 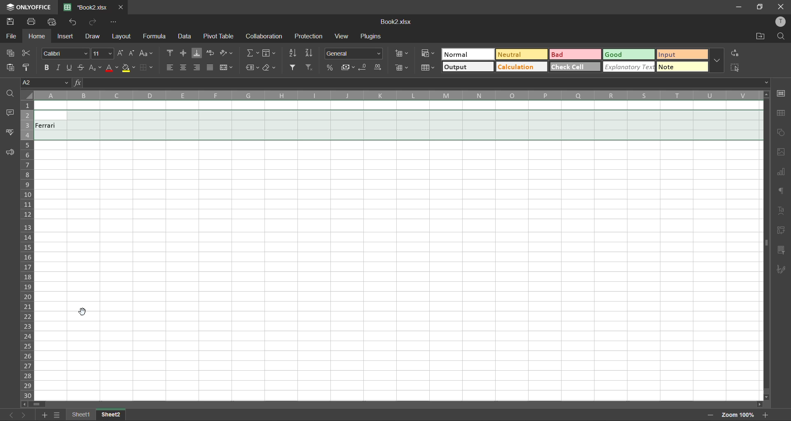 I want to click on protection, so click(x=311, y=36).